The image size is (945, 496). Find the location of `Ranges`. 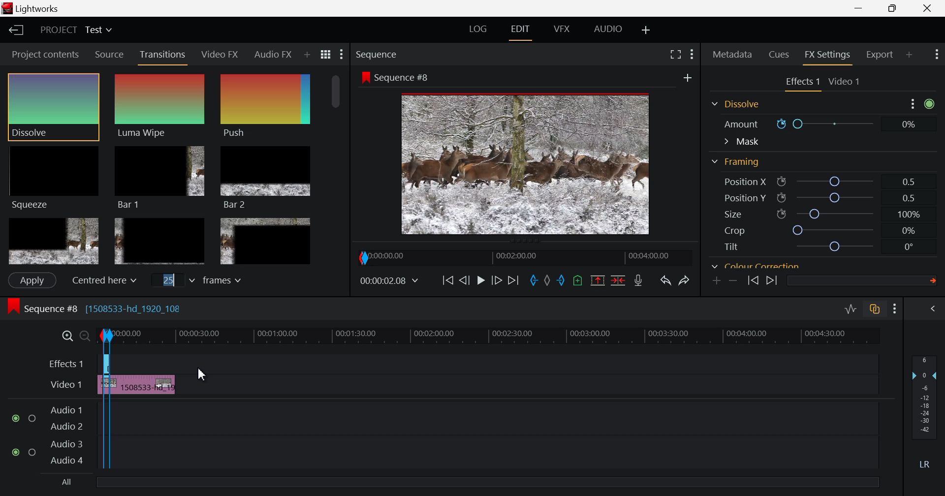

Ranges is located at coordinates (811, 231).